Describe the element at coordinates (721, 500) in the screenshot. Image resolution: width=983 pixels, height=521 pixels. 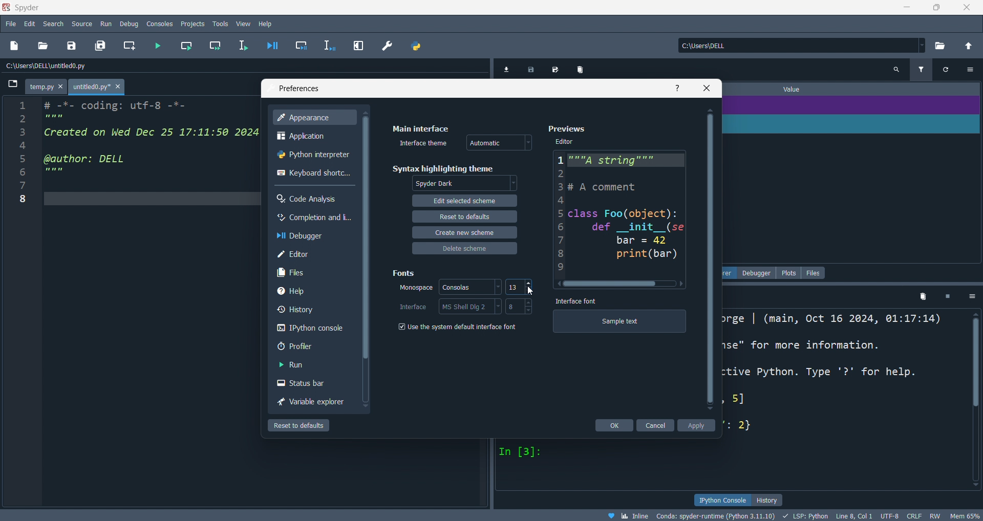
I see `ipython console` at that location.